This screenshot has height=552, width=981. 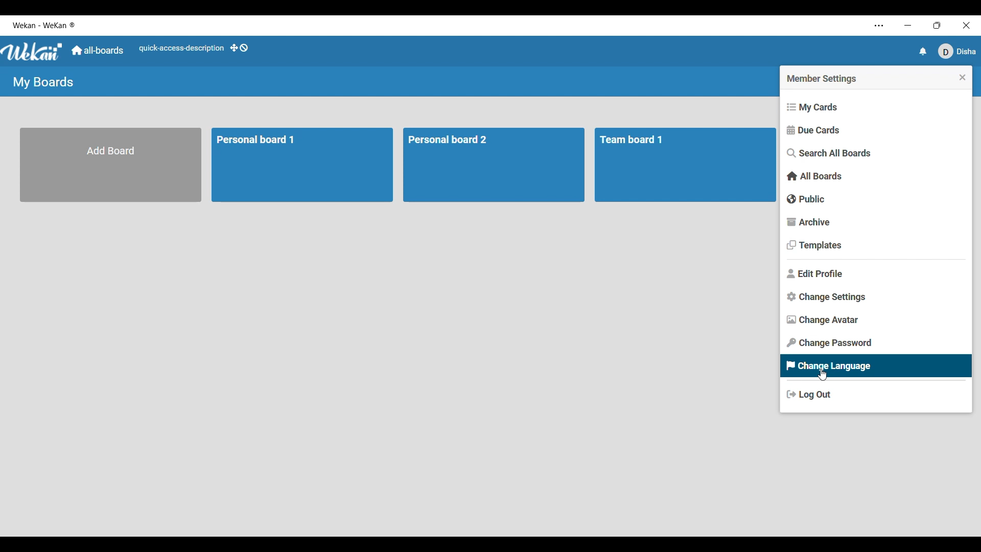 I want to click on Minimize, so click(x=906, y=25).